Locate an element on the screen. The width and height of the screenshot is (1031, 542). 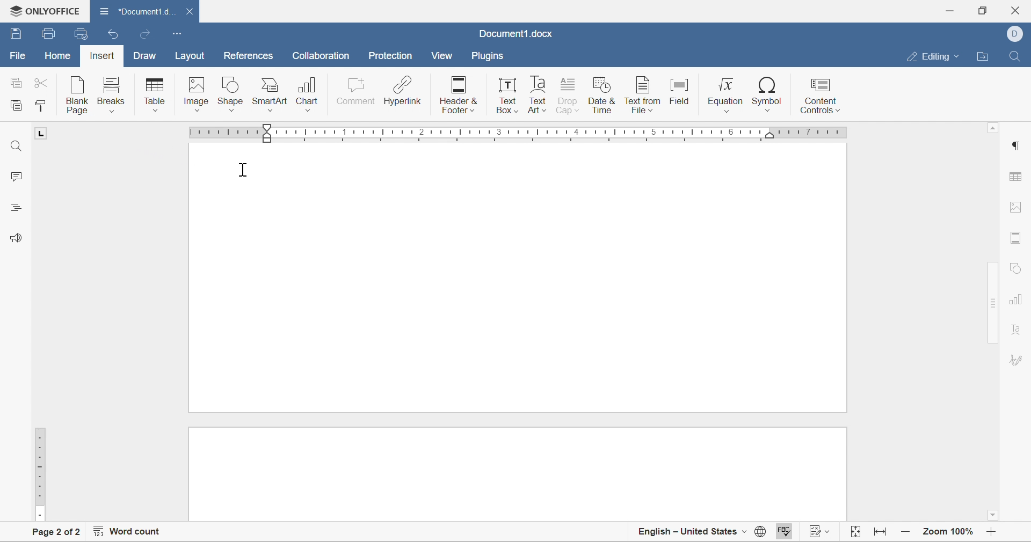
left tab is located at coordinates (45, 133).